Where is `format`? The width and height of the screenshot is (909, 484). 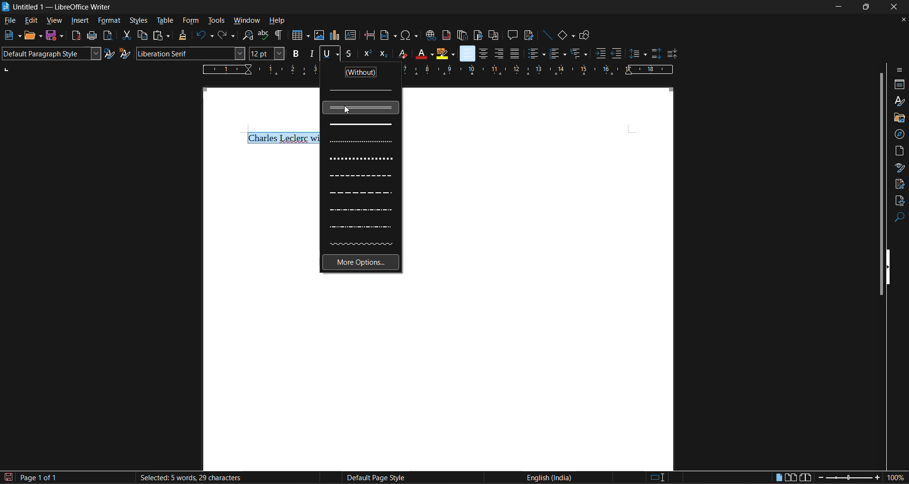
format is located at coordinates (109, 21).